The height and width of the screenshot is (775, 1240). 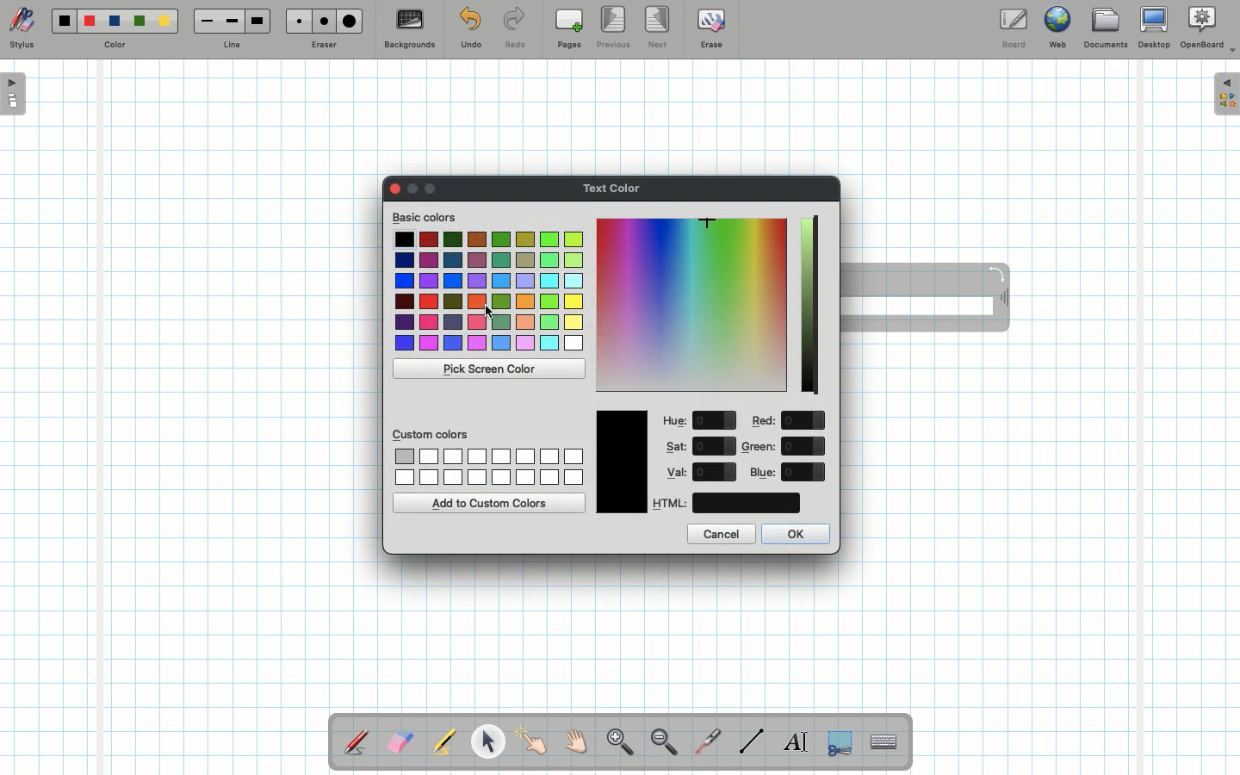 What do you see at coordinates (677, 472) in the screenshot?
I see `Val` at bounding box center [677, 472].